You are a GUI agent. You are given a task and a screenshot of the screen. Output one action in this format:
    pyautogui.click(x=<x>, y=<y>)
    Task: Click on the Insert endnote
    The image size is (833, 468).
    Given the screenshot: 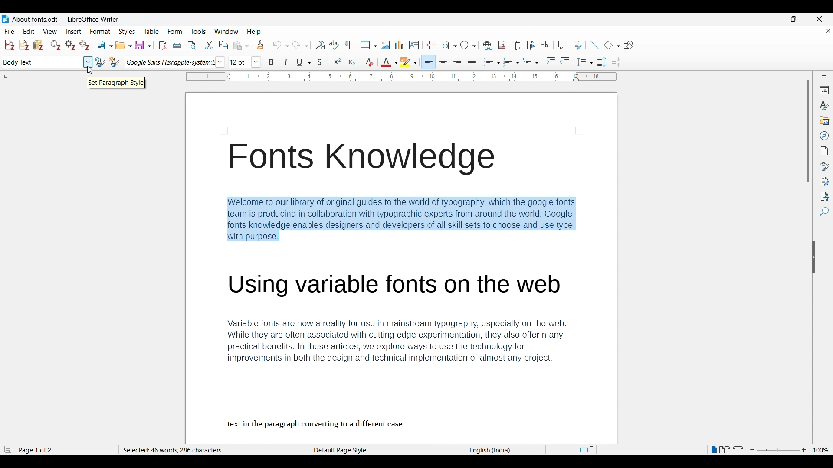 What is the action you would take?
    pyautogui.click(x=517, y=45)
    